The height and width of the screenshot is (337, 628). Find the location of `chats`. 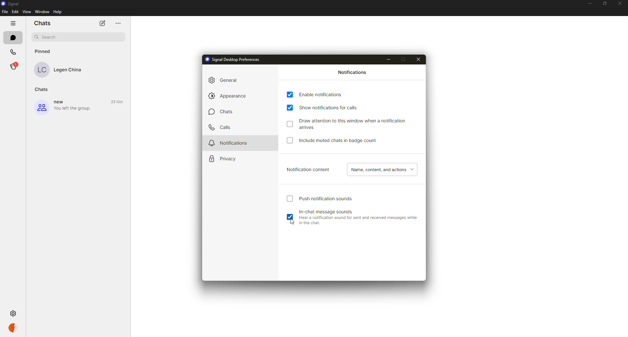

chats is located at coordinates (228, 112).